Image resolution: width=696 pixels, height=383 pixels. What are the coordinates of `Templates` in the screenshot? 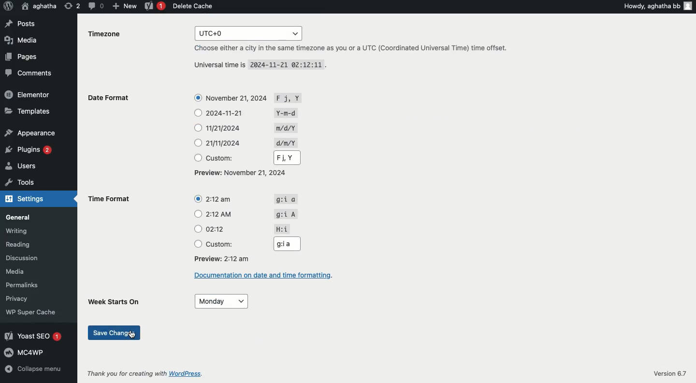 It's located at (25, 111).